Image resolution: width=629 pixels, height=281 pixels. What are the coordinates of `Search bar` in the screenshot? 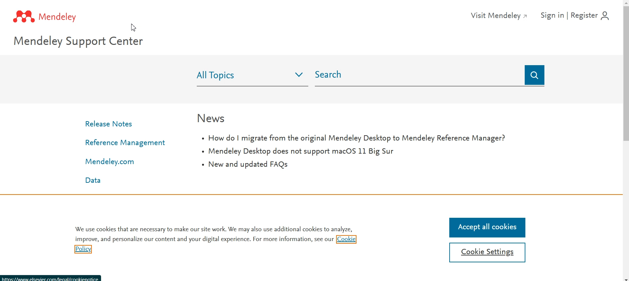 It's located at (431, 76).